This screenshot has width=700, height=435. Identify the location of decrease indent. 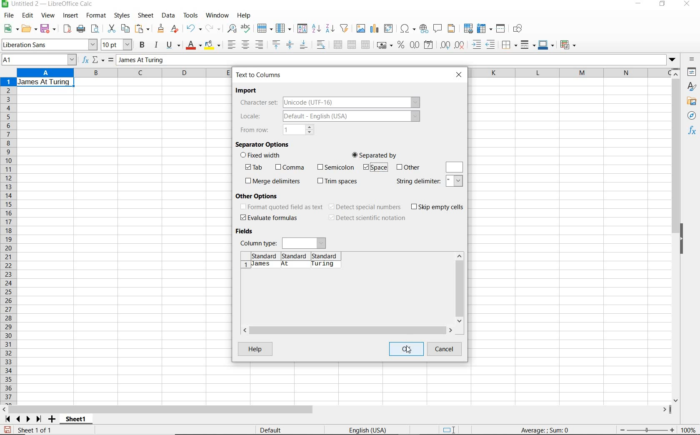
(492, 45).